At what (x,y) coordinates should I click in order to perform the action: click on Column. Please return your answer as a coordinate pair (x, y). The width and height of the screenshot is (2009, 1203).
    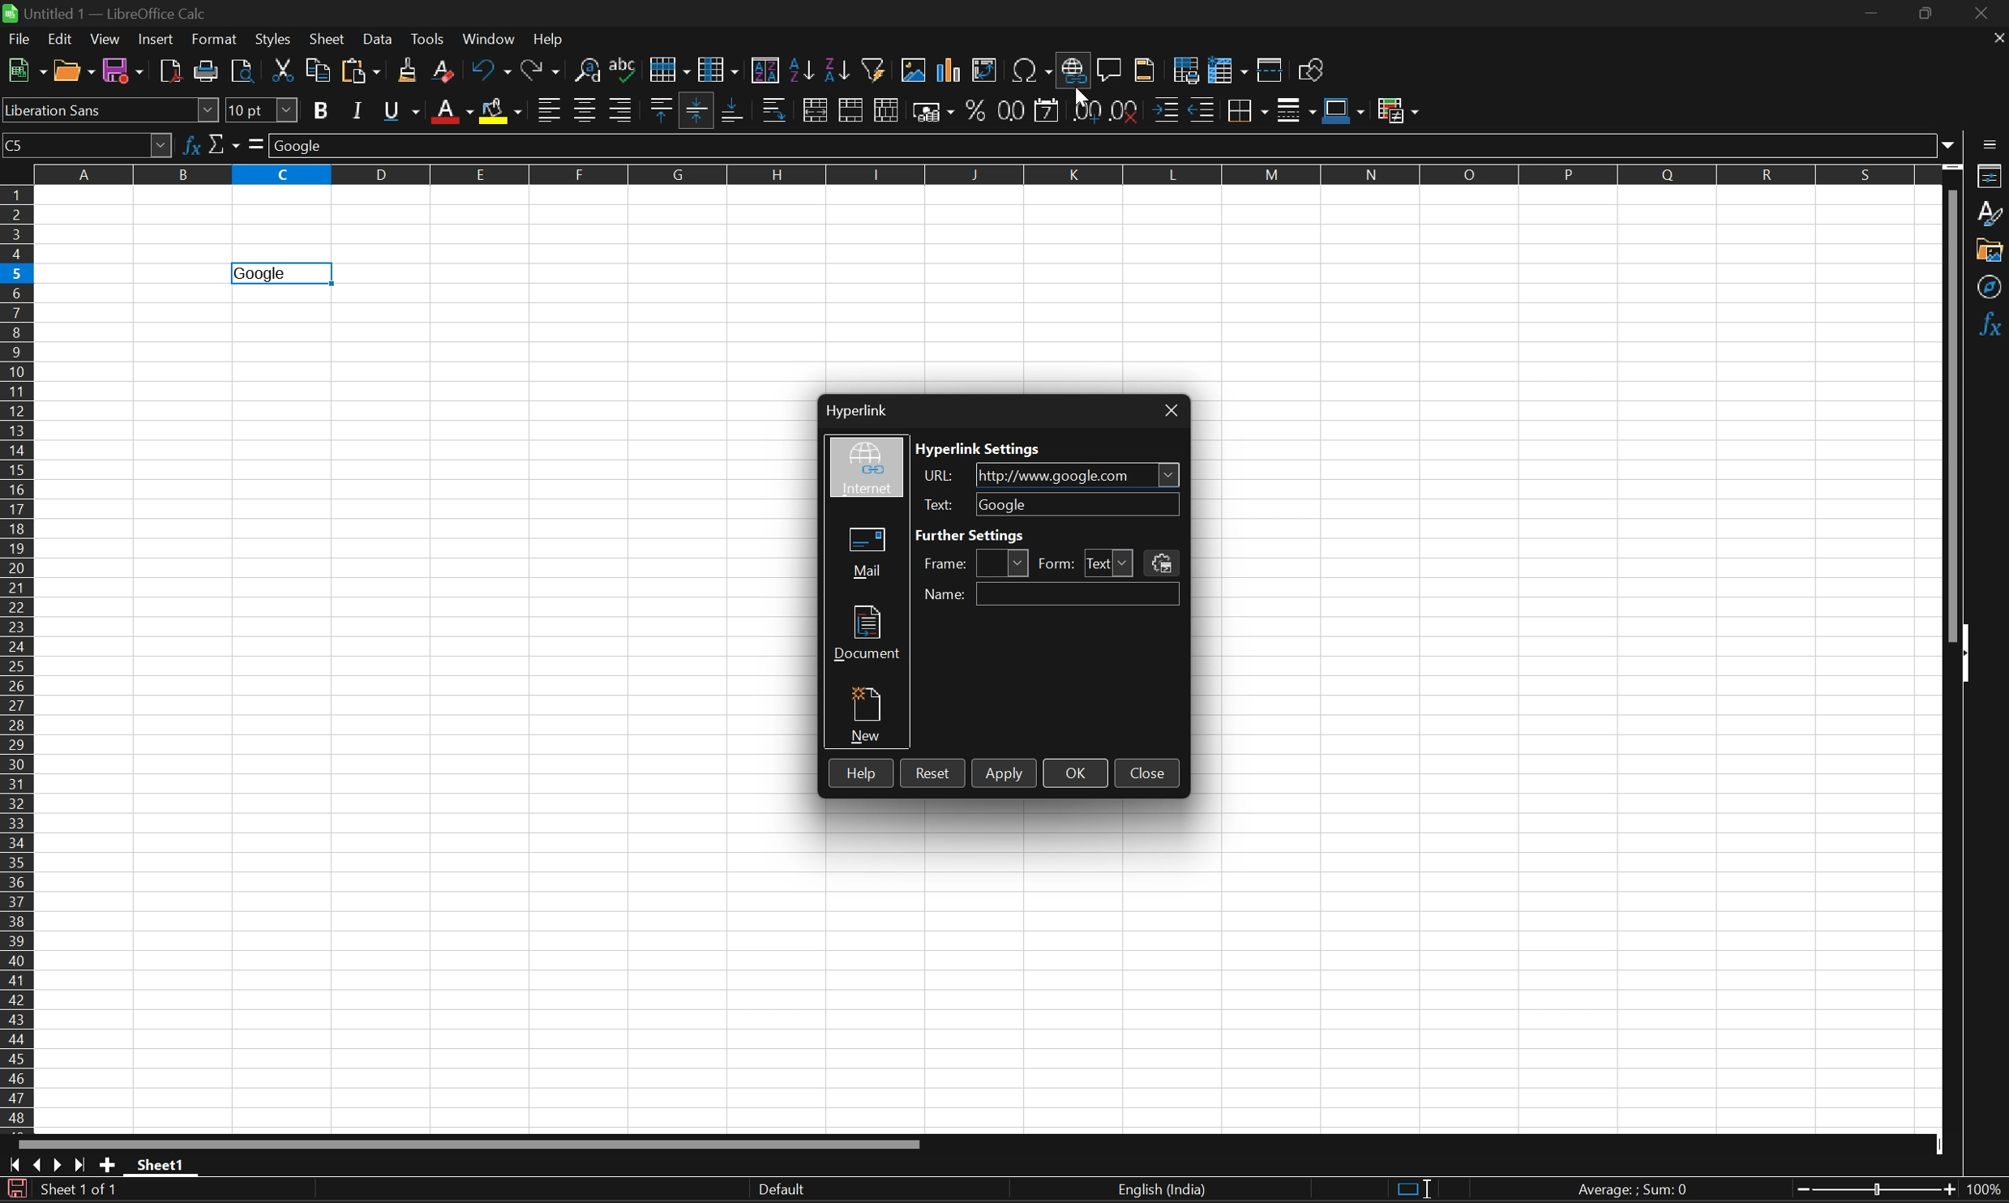
    Looking at the image, I should click on (720, 66).